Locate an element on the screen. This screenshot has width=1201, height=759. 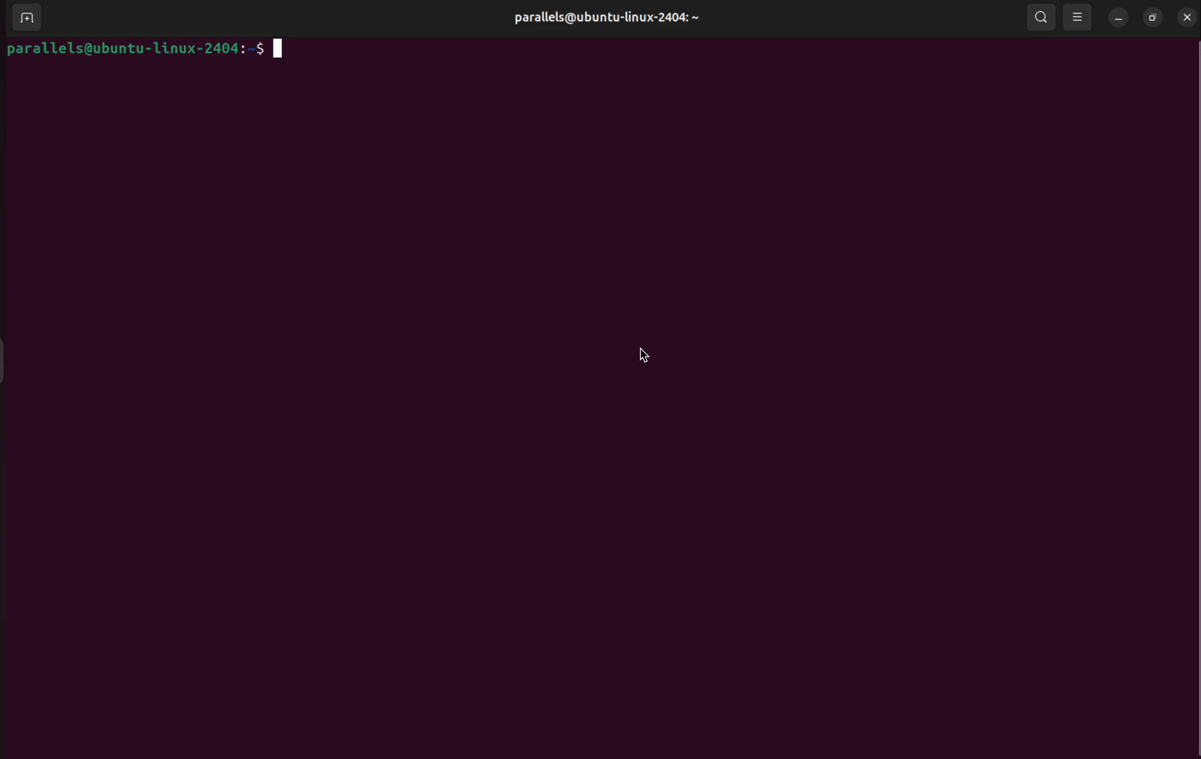
resize is located at coordinates (1151, 18).